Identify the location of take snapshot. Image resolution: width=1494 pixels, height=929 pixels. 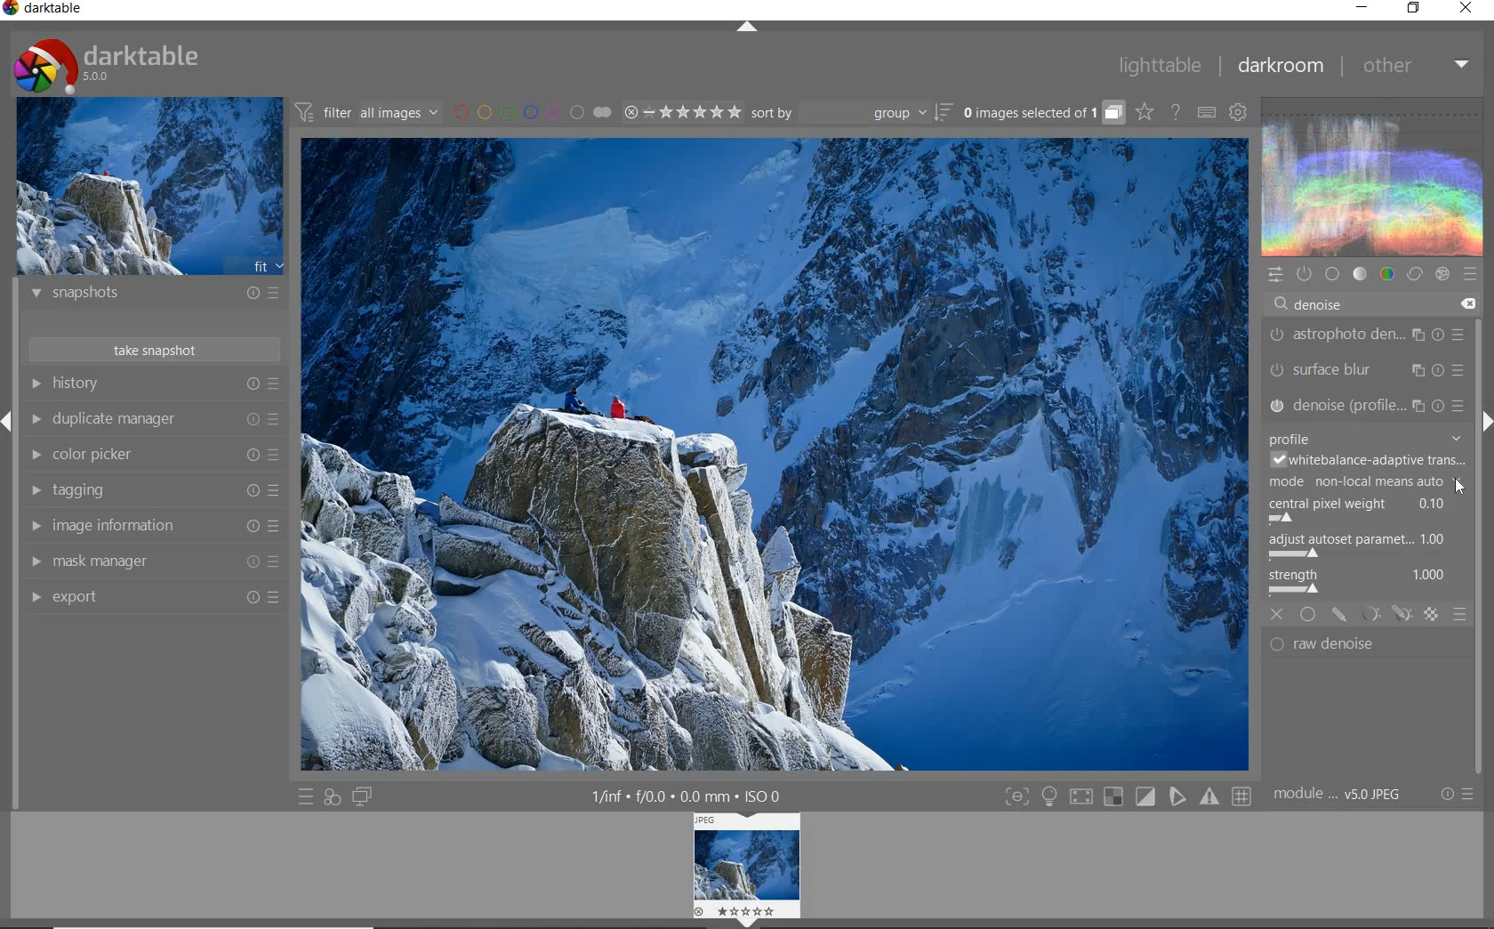
(157, 349).